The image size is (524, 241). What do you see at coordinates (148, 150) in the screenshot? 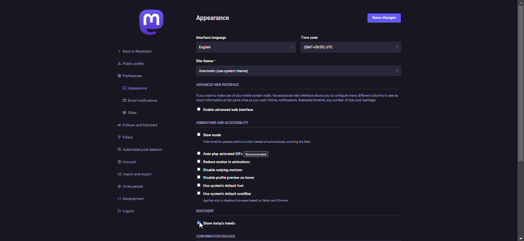
I see `automated post deletion` at bounding box center [148, 150].